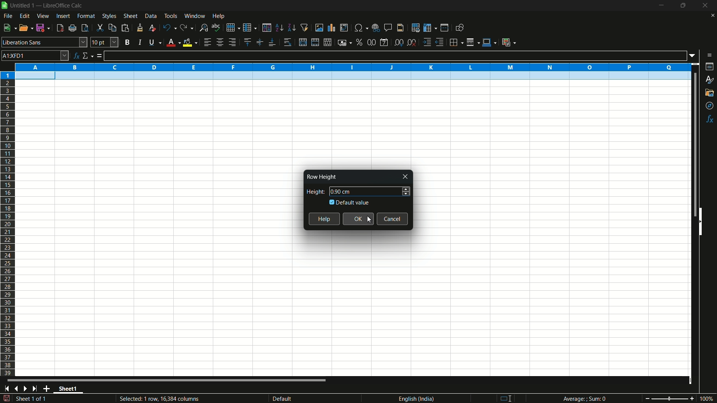 This screenshot has width=717, height=403. I want to click on formula input line, so click(395, 56).